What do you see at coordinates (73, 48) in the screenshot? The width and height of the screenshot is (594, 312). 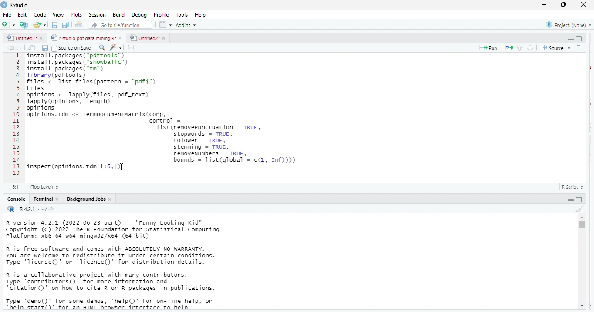 I see `source on save` at bounding box center [73, 48].